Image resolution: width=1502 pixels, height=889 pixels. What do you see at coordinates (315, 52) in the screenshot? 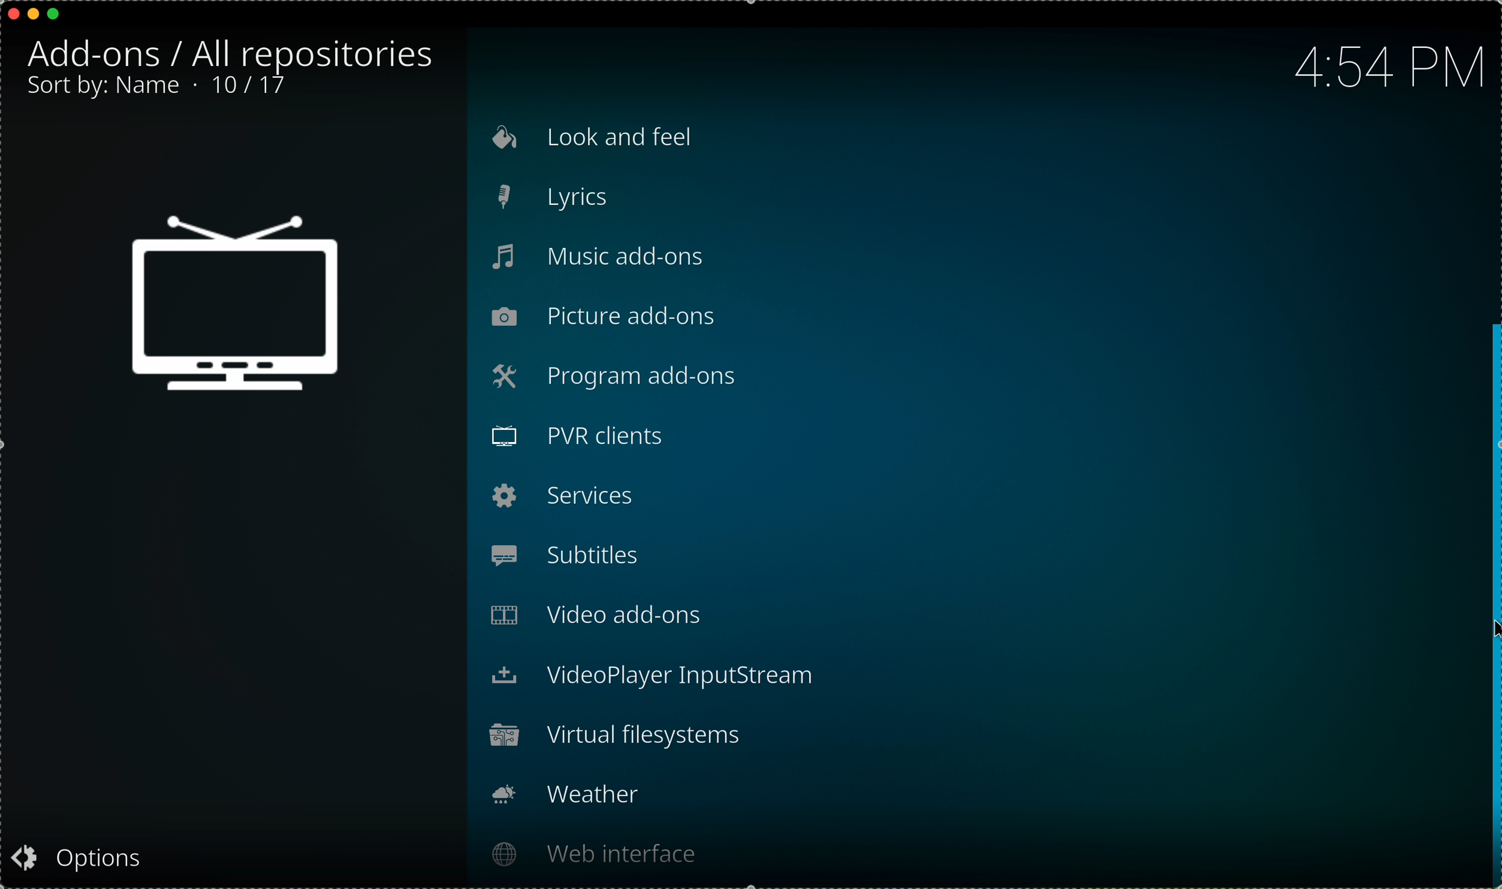
I see `all repositories` at bounding box center [315, 52].